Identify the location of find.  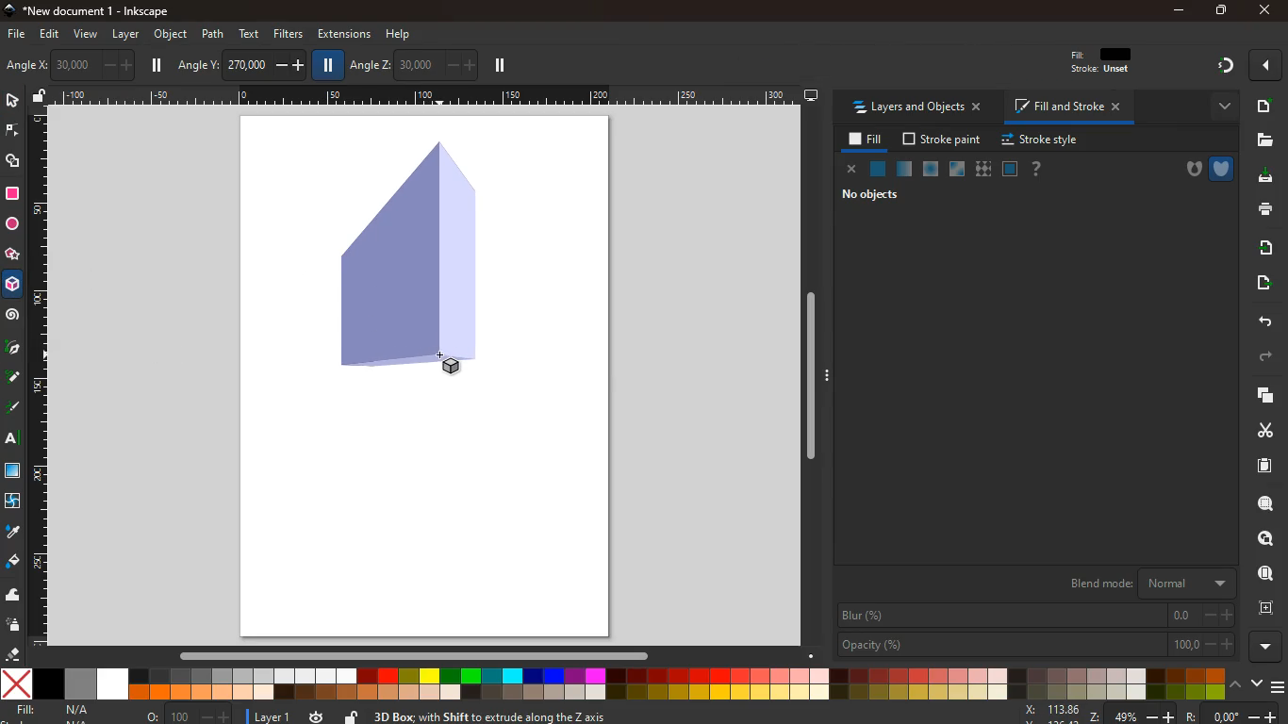
(1266, 538).